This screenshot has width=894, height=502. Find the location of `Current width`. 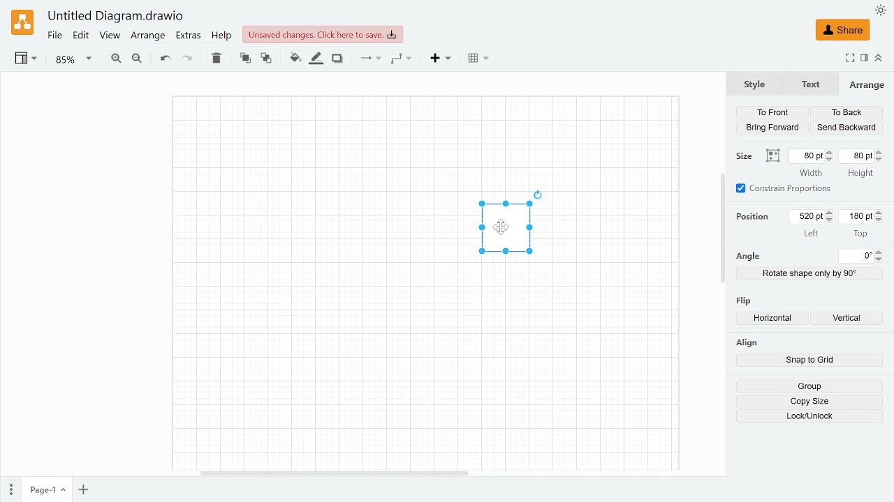

Current width is located at coordinates (807, 156).